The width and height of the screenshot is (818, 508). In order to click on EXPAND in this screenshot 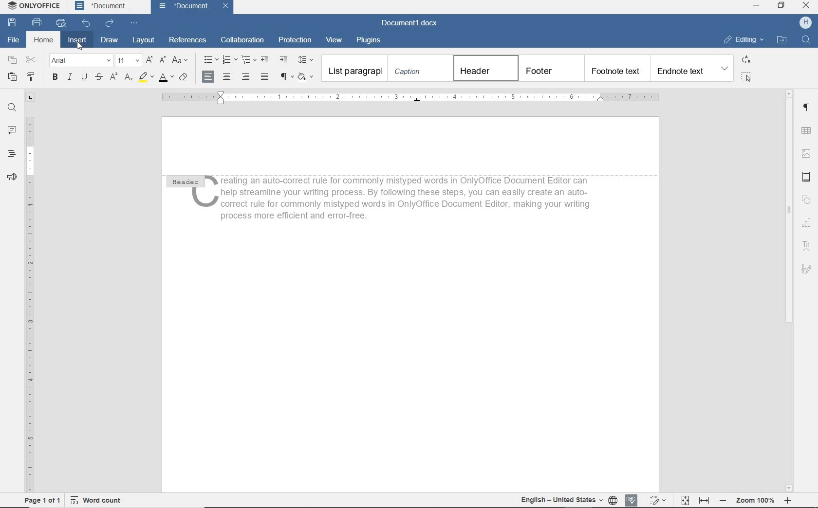, I will do `click(725, 69)`.